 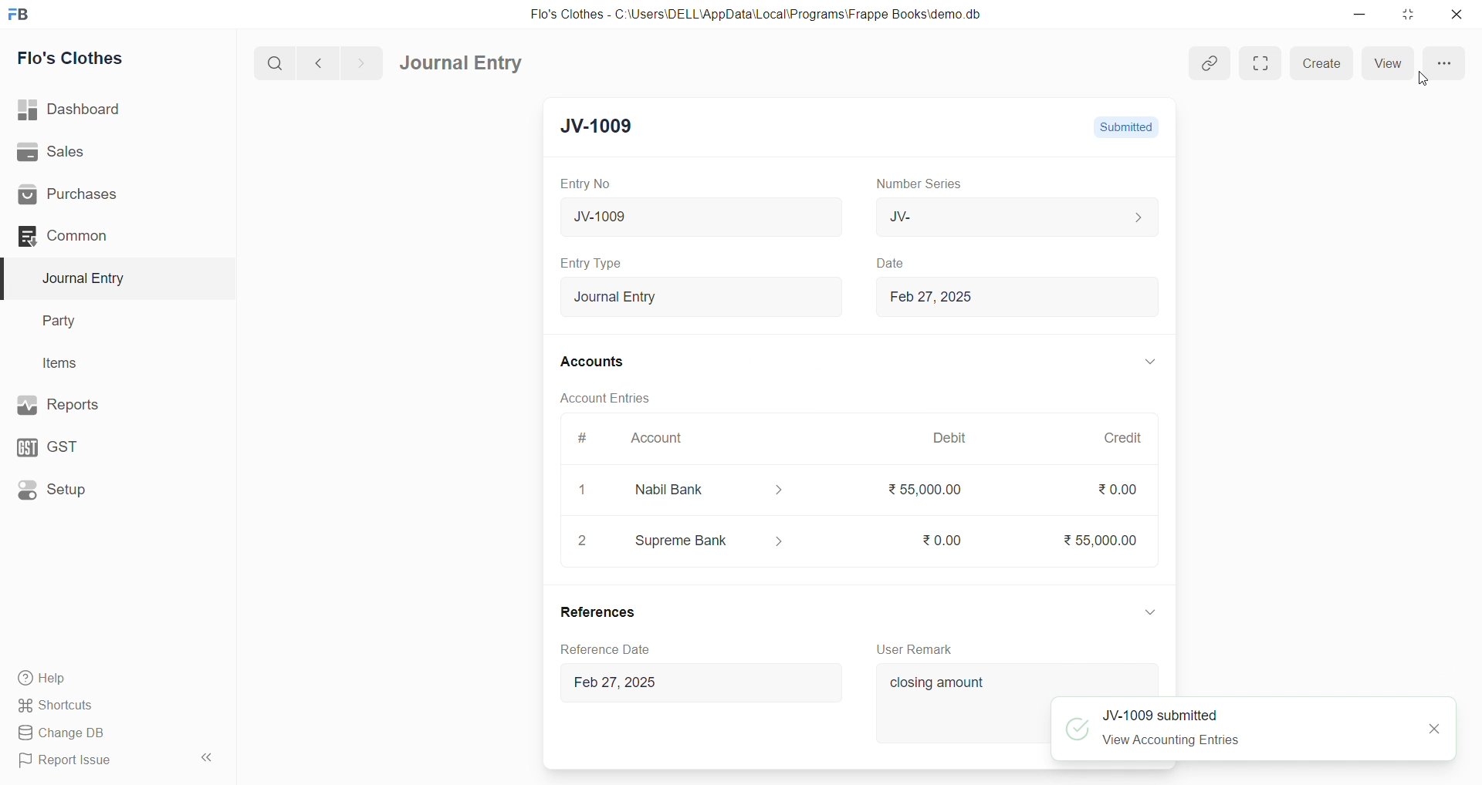 I want to click on Credit, so click(x=1115, y=439).